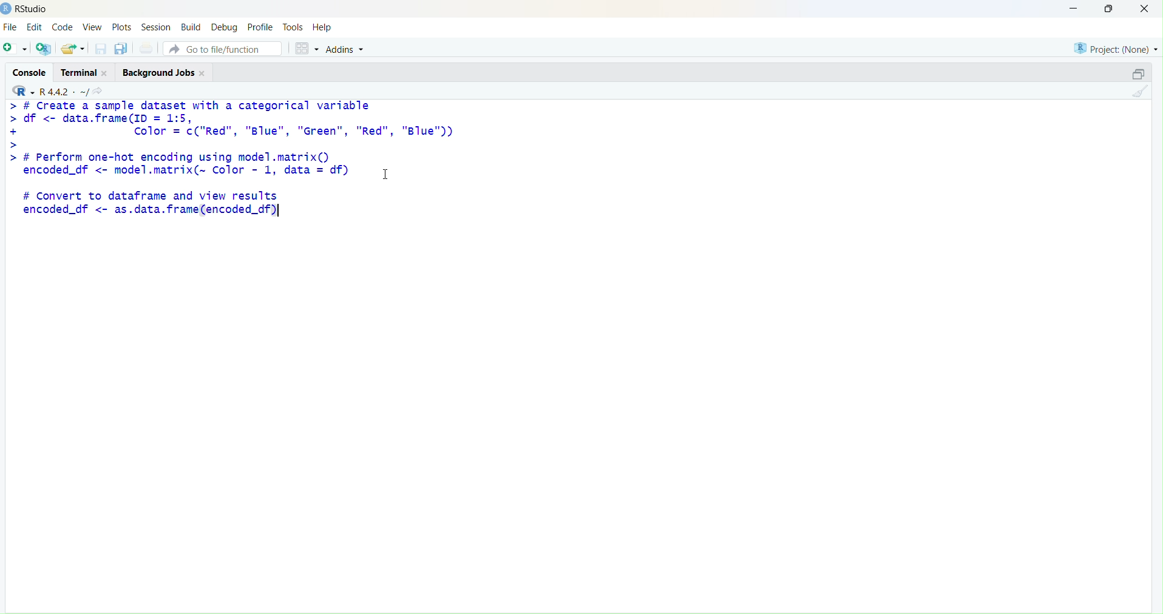 Image resolution: width=1163 pixels, height=614 pixels. Describe the element at coordinates (24, 91) in the screenshot. I see `R` at that location.